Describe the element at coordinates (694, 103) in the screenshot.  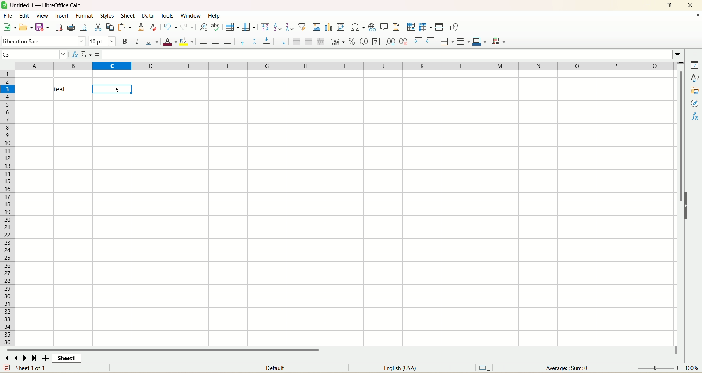
I see `Navigator` at that location.